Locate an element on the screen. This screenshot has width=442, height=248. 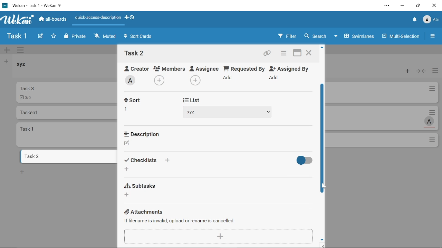
Collapse is located at coordinates (422, 71).